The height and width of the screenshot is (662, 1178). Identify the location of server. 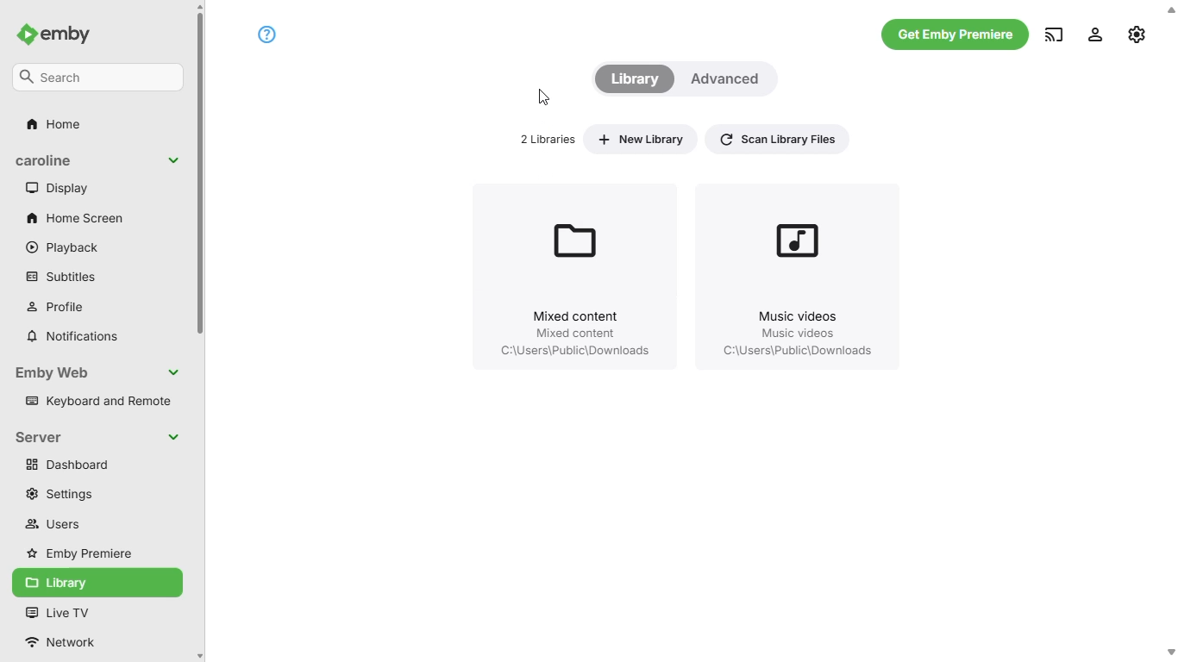
(98, 437).